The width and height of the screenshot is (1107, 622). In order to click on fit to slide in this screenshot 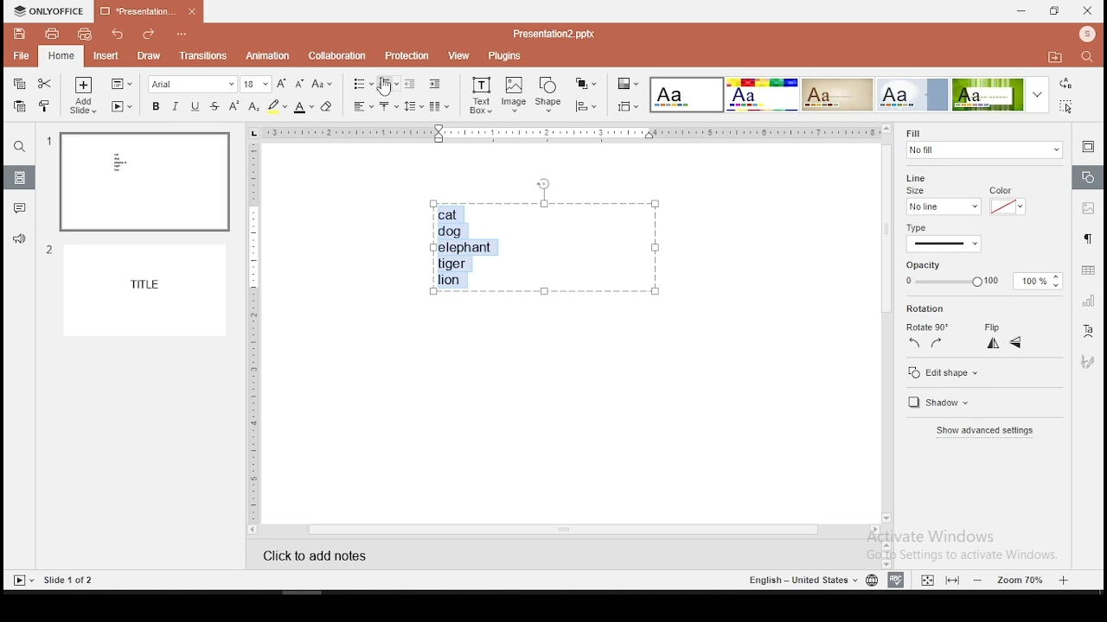, I will do `click(951, 580)`.